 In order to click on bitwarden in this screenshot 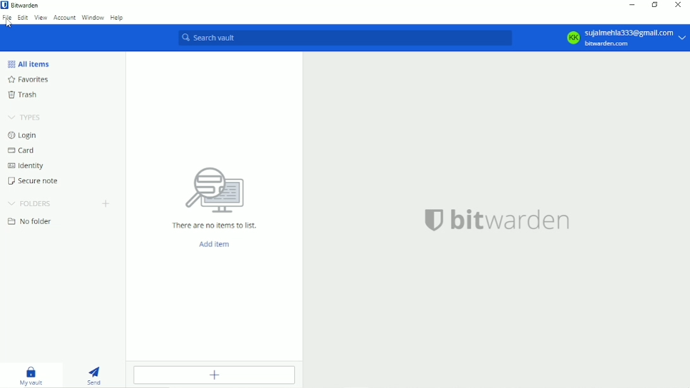, I will do `click(495, 219)`.